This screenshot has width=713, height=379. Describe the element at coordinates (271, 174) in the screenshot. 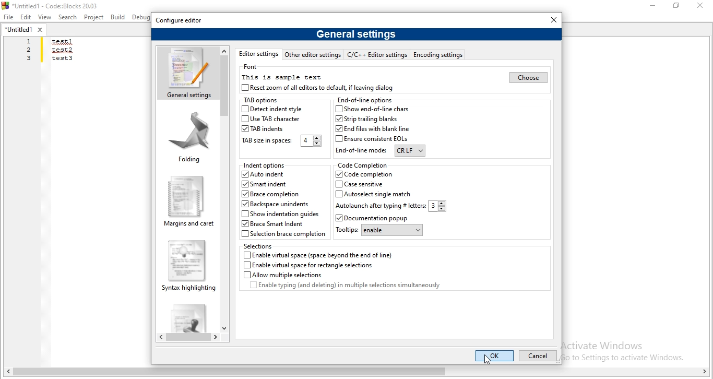

I see `Auto indent` at that location.